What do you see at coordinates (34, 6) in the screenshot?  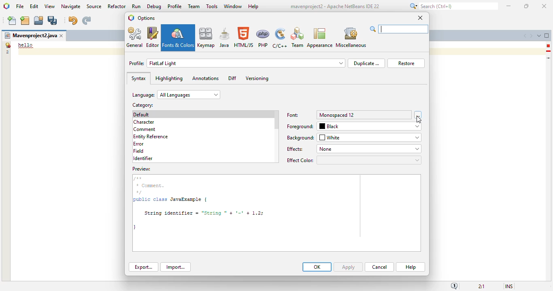 I see `edit` at bounding box center [34, 6].